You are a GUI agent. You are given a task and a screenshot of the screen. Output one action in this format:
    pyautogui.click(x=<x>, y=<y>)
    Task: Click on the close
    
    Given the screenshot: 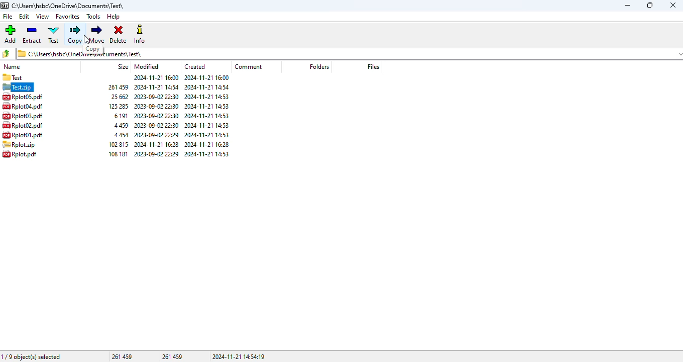 What is the action you would take?
    pyautogui.click(x=673, y=5)
    